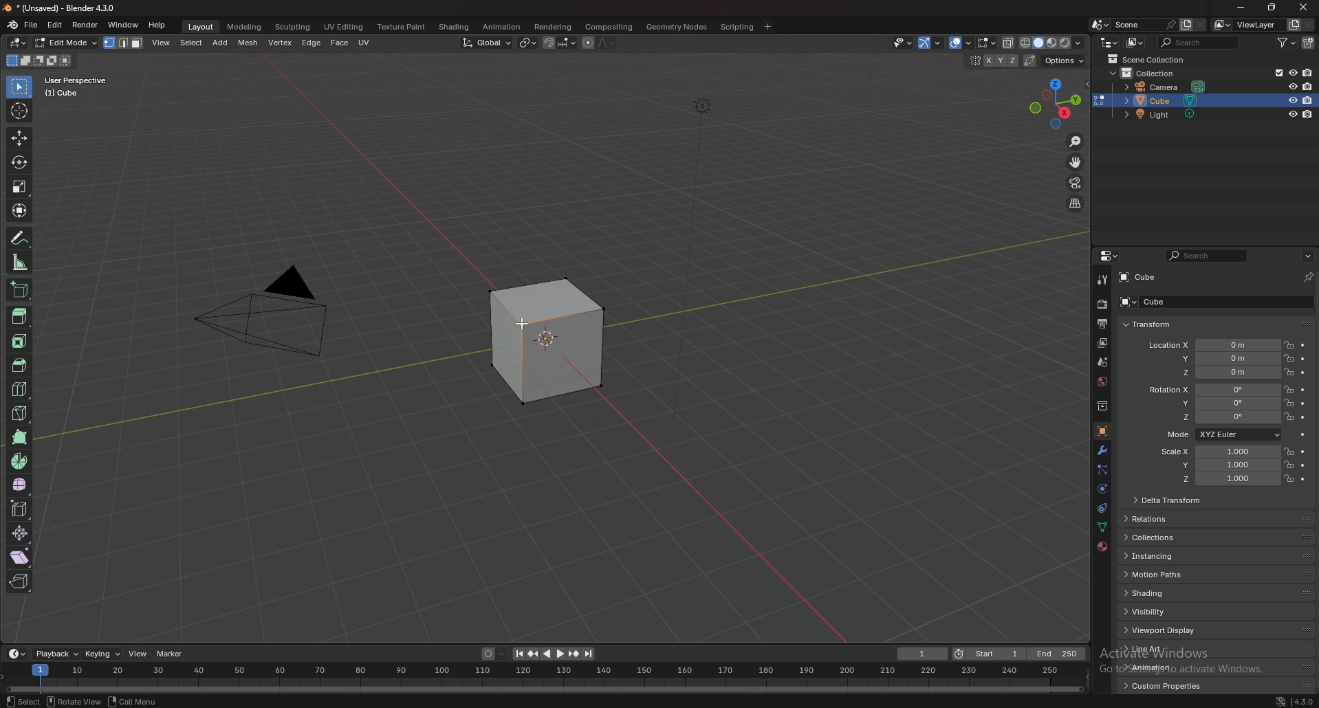 The width and height of the screenshot is (1319, 708). I want to click on hide in viewport, so click(1293, 100).